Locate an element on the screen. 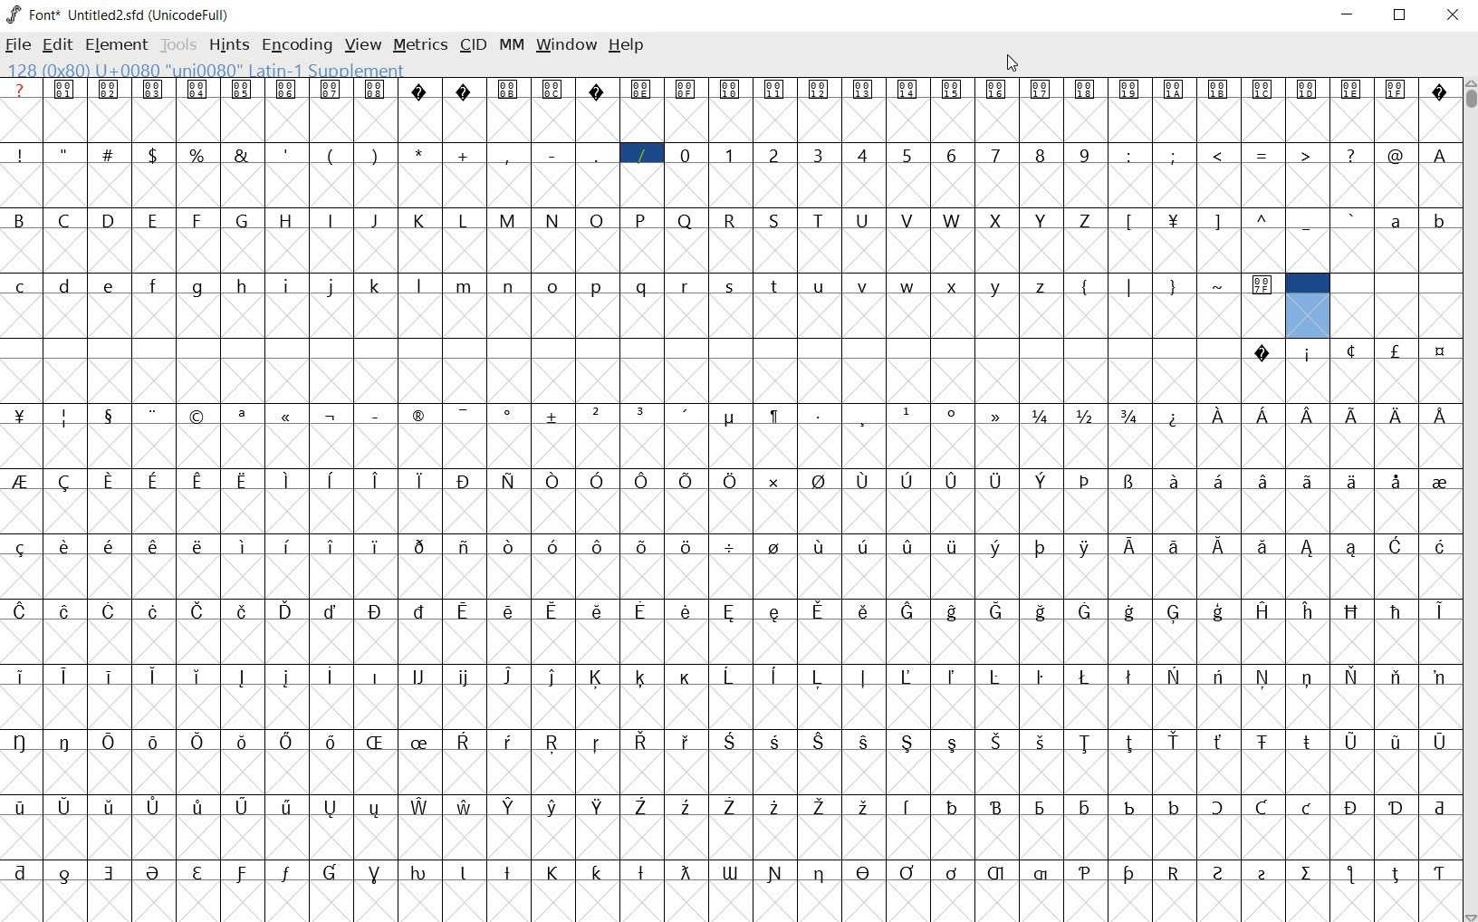 Image resolution: width=1478 pixels, height=922 pixels. Symbol is located at coordinates (1351, 547).